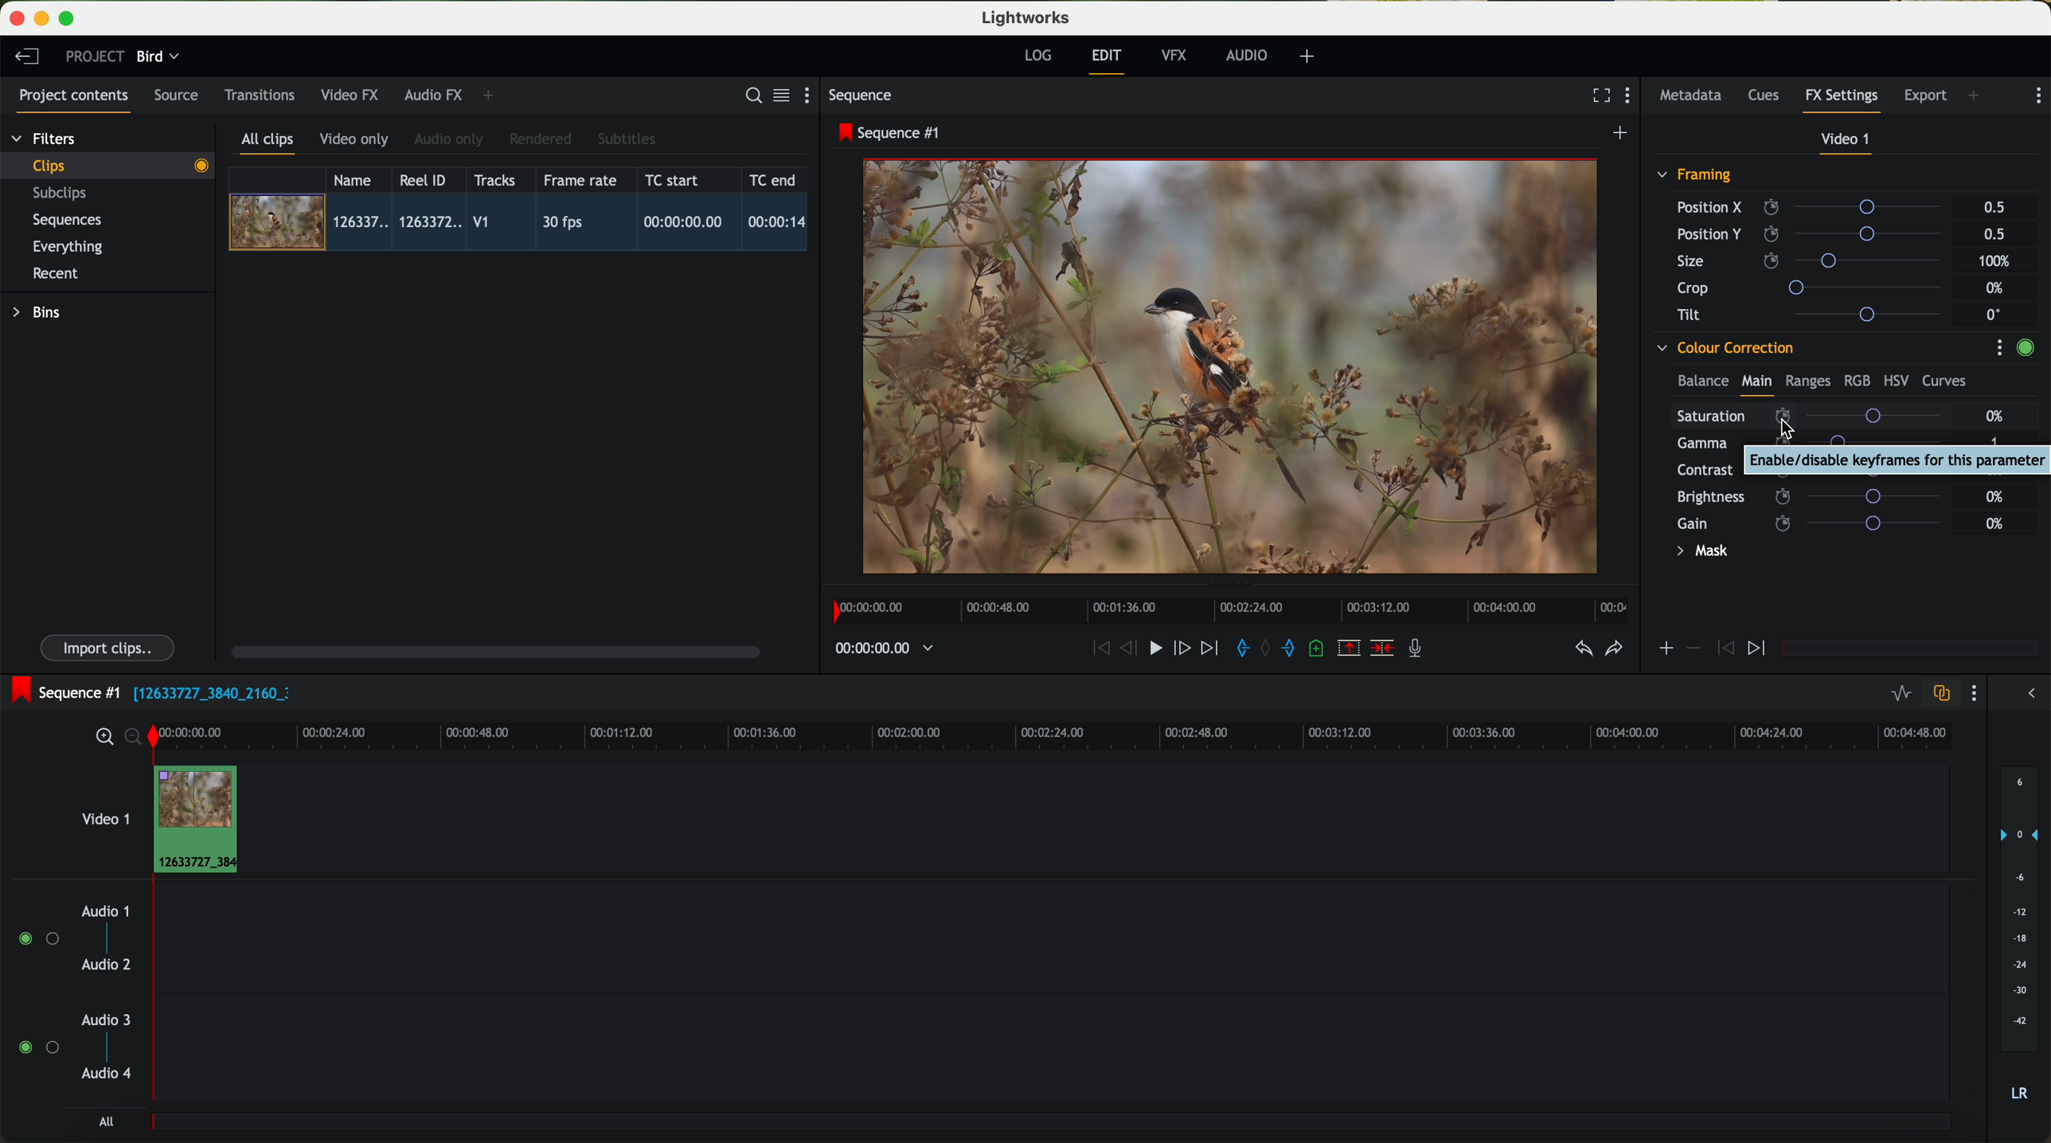  Describe the element at coordinates (1037, 56) in the screenshot. I see `log` at that location.